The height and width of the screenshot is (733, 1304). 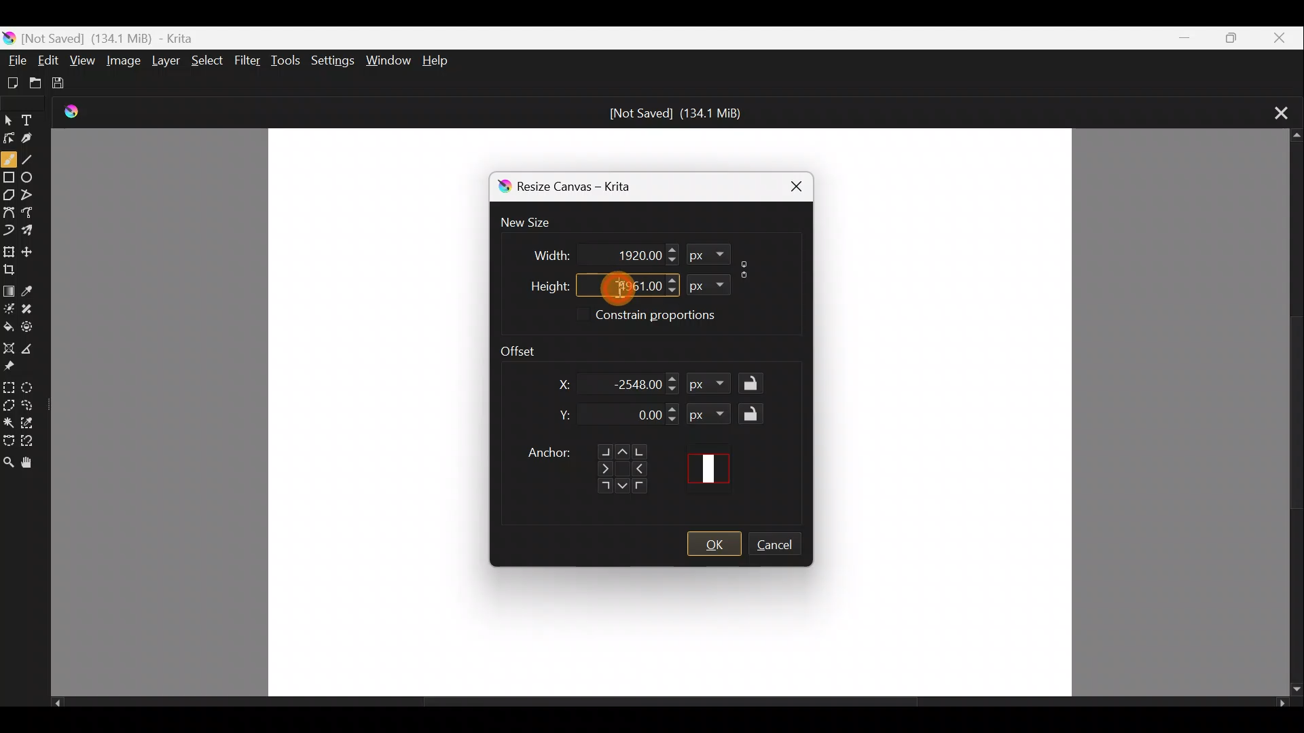 What do you see at coordinates (1227, 37) in the screenshot?
I see `Maximize` at bounding box center [1227, 37].